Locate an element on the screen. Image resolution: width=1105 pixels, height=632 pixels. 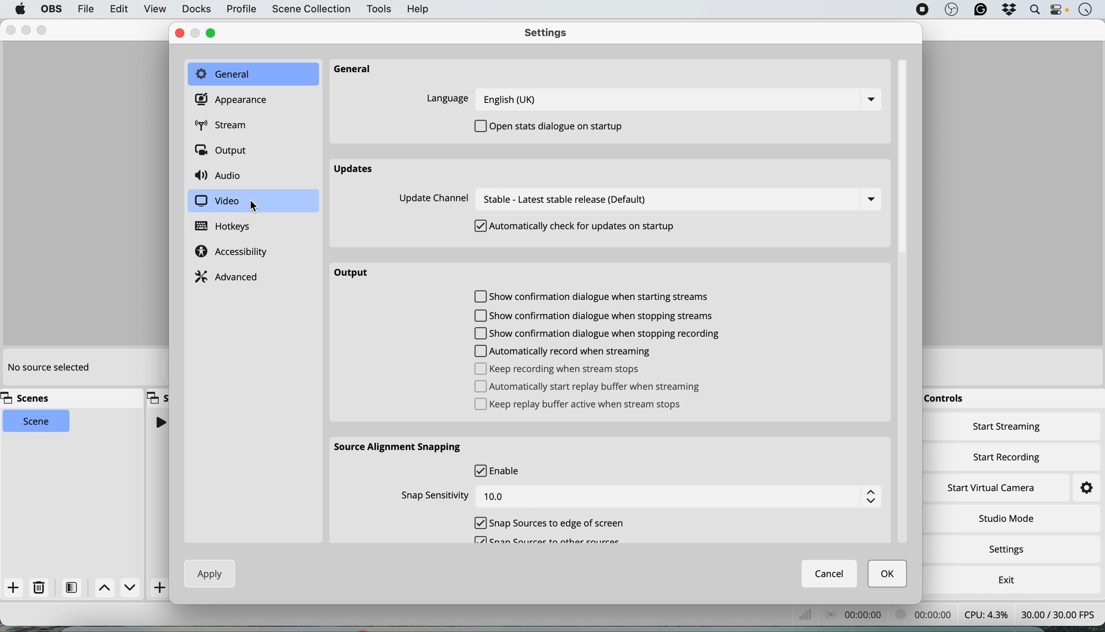
language is located at coordinates (656, 99).